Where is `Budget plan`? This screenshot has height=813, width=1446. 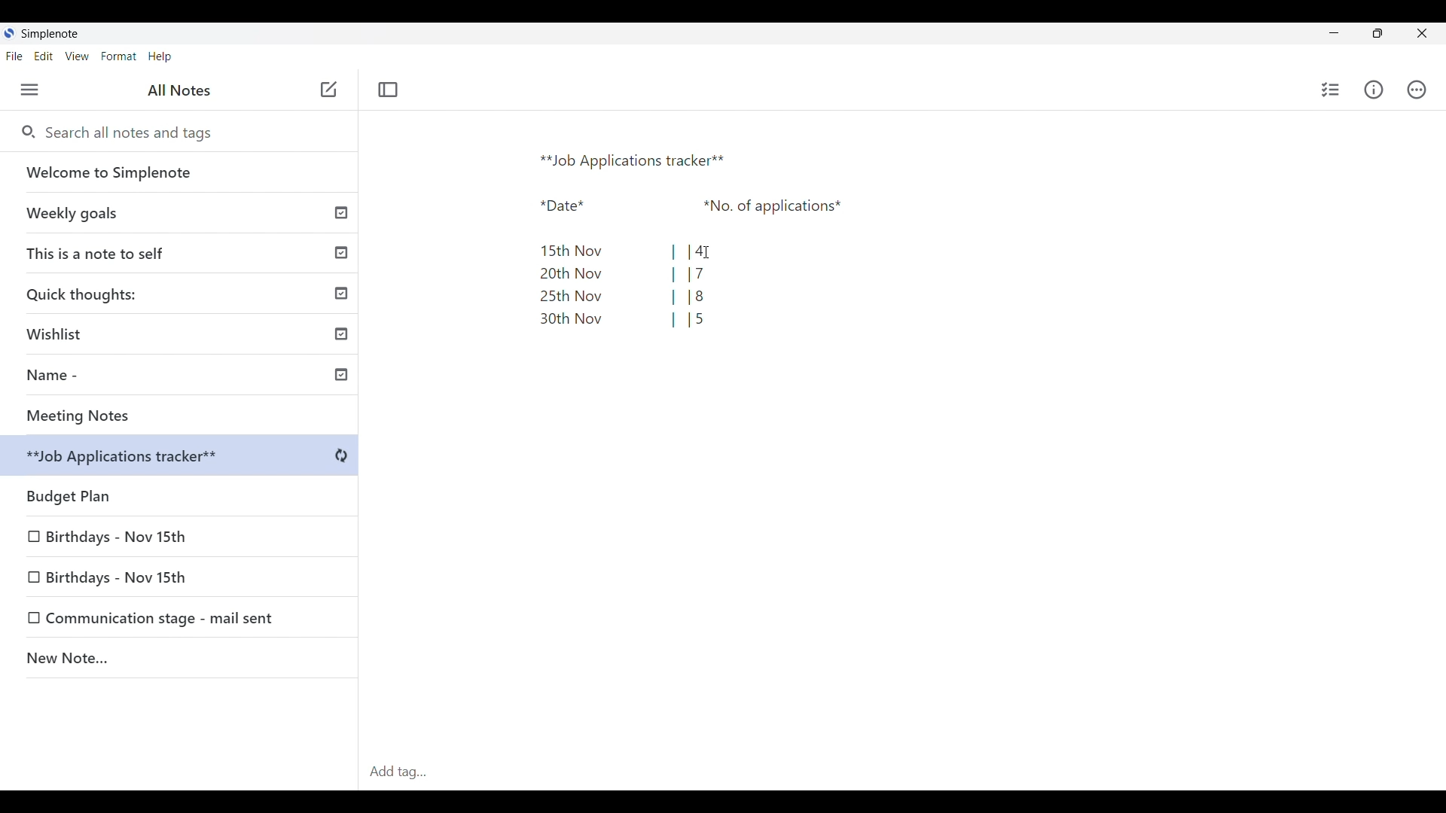 Budget plan is located at coordinates (181, 492).